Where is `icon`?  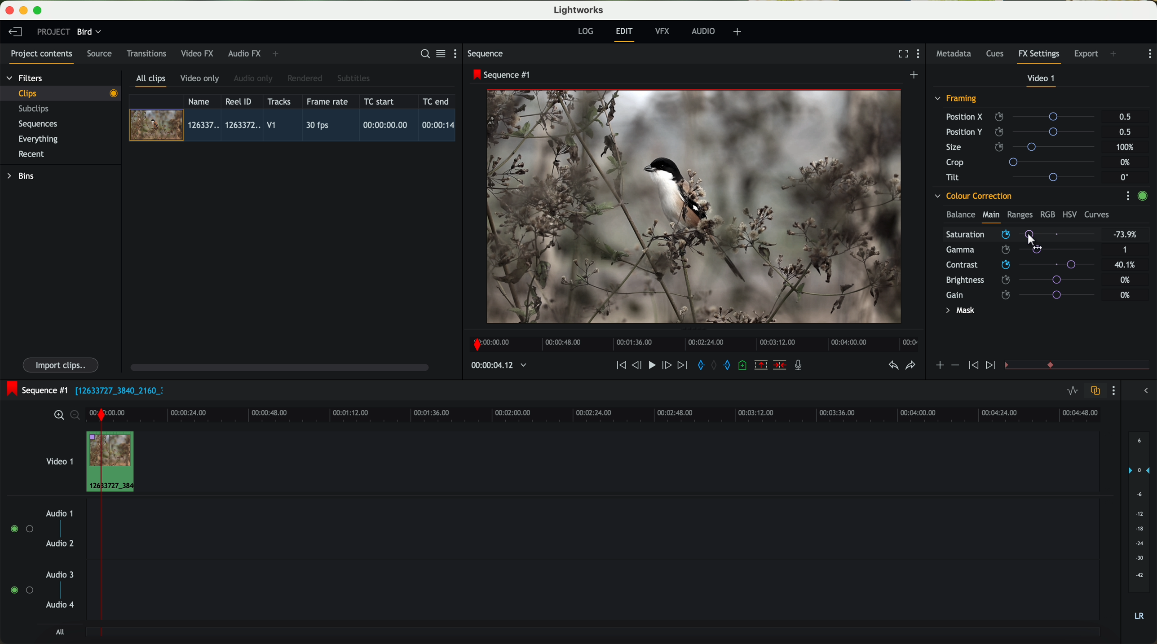
icon is located at coordinates (954, 365).